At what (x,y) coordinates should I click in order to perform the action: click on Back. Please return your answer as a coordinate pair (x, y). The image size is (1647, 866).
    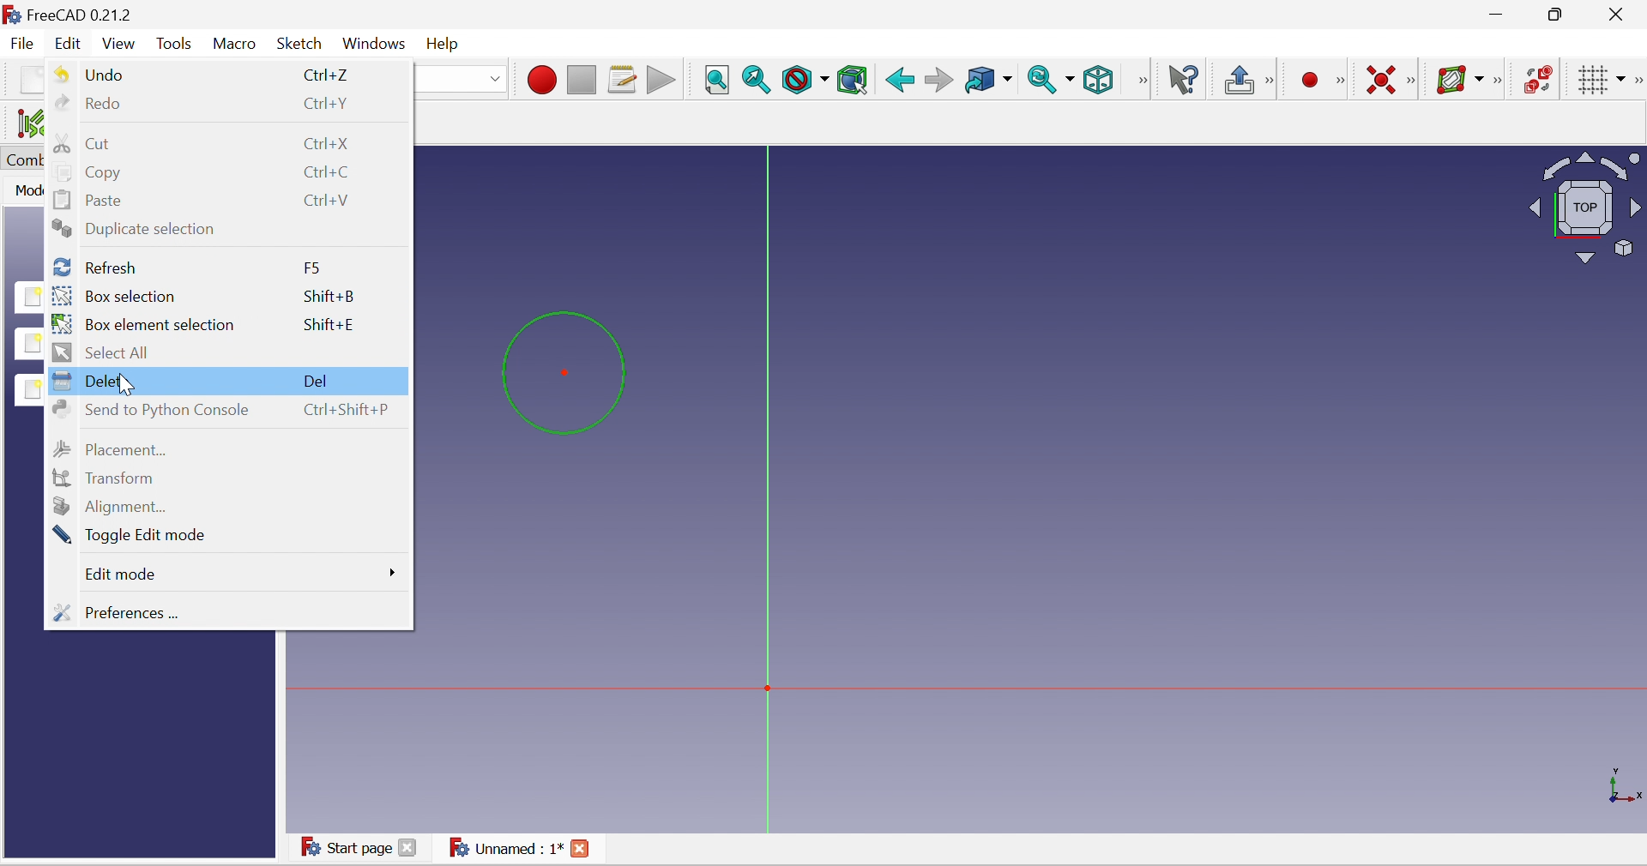
    Looking at the image, I should click on (898, 81).